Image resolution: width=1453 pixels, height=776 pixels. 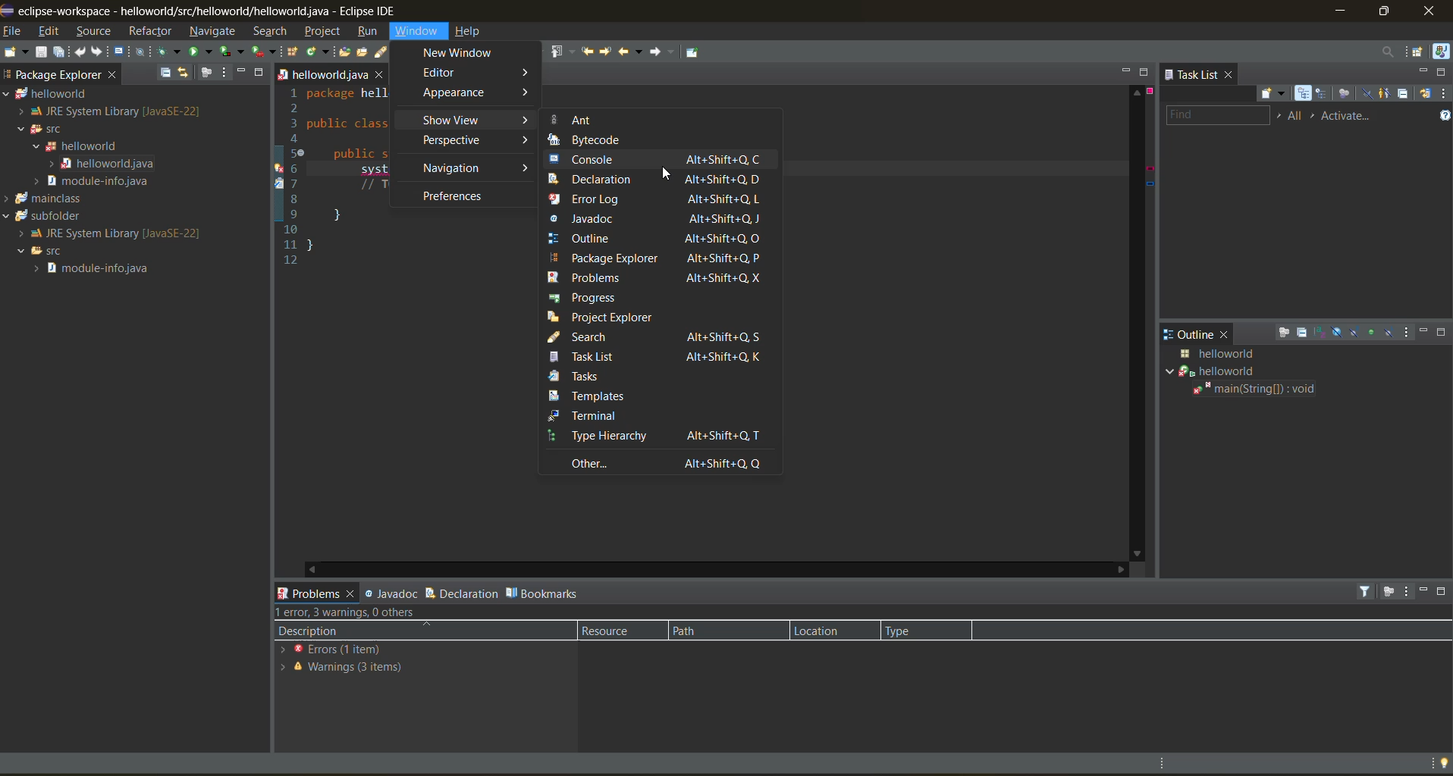 What do you see at coordinates (1423, 70) in the screenshot?
I see `minimize` at bounding box center [1423, 70].